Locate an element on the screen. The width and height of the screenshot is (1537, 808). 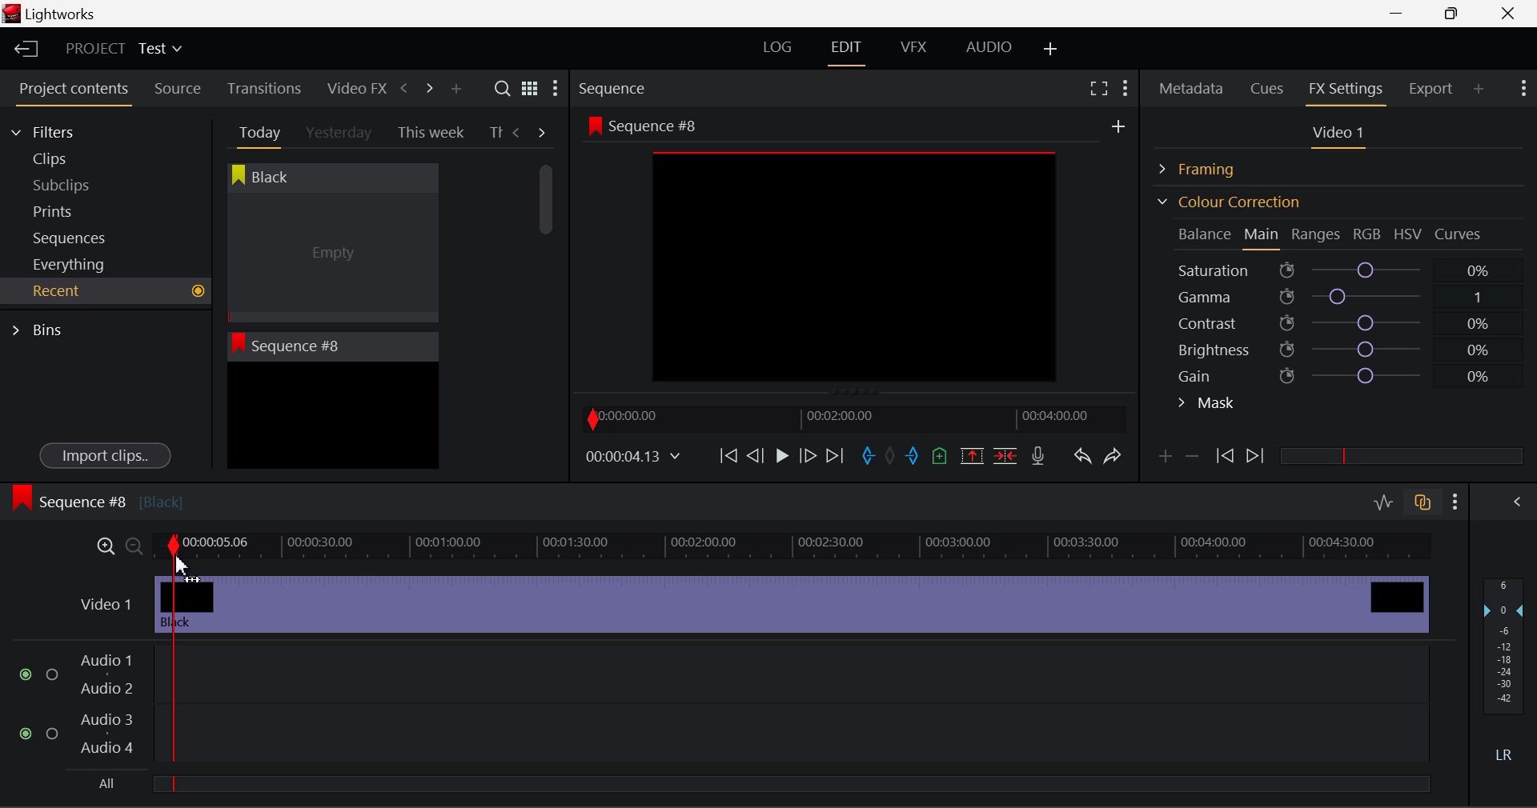
Balance Section is located at coordinates (1206, 234).